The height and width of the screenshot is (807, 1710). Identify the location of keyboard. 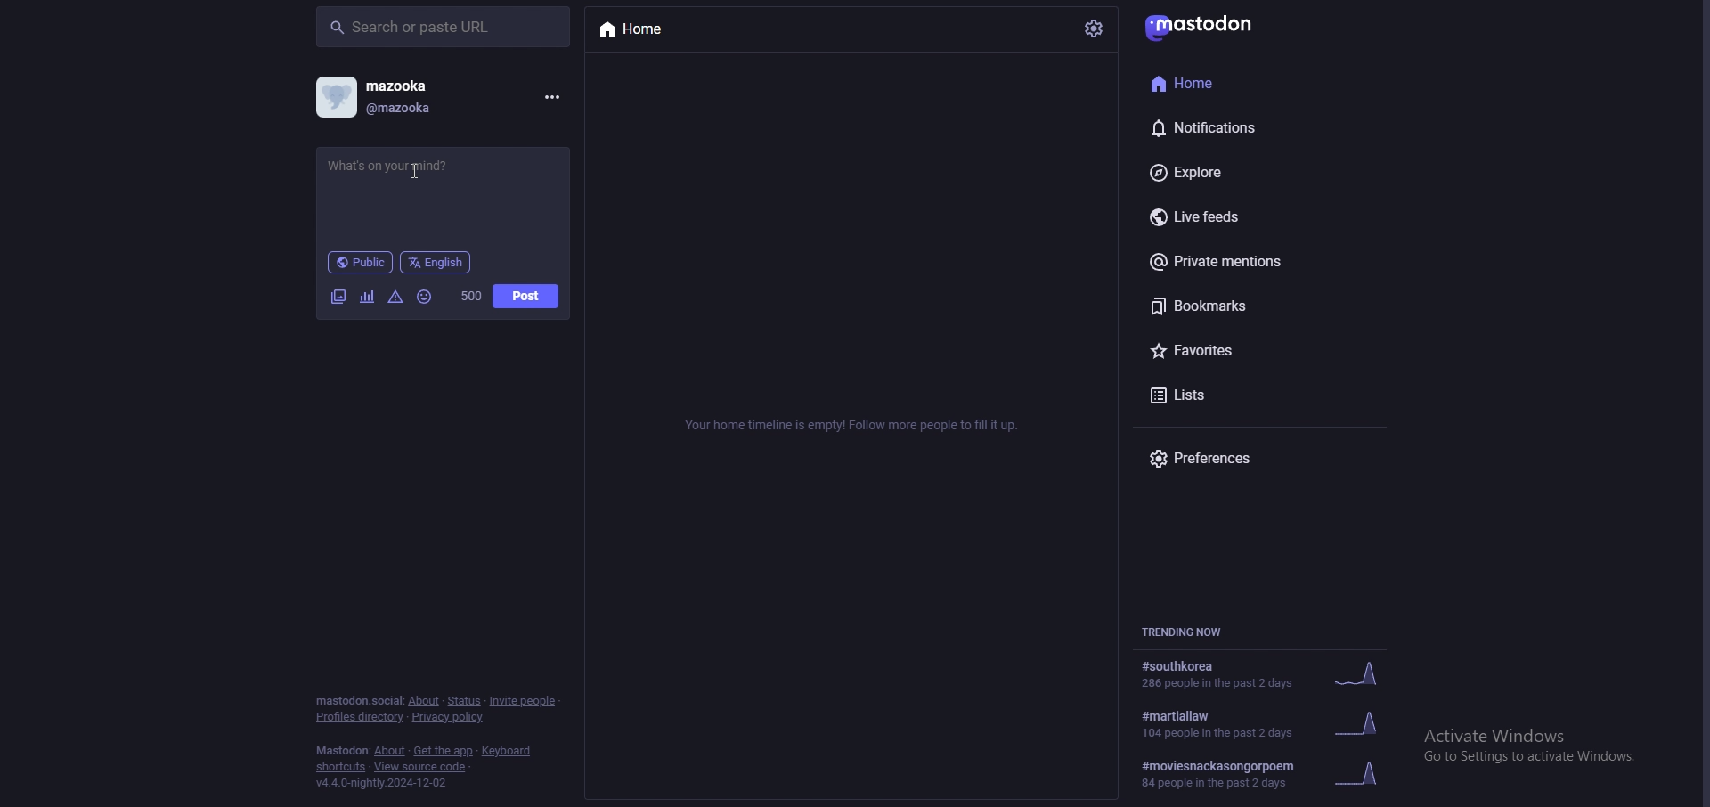
(509, 751).